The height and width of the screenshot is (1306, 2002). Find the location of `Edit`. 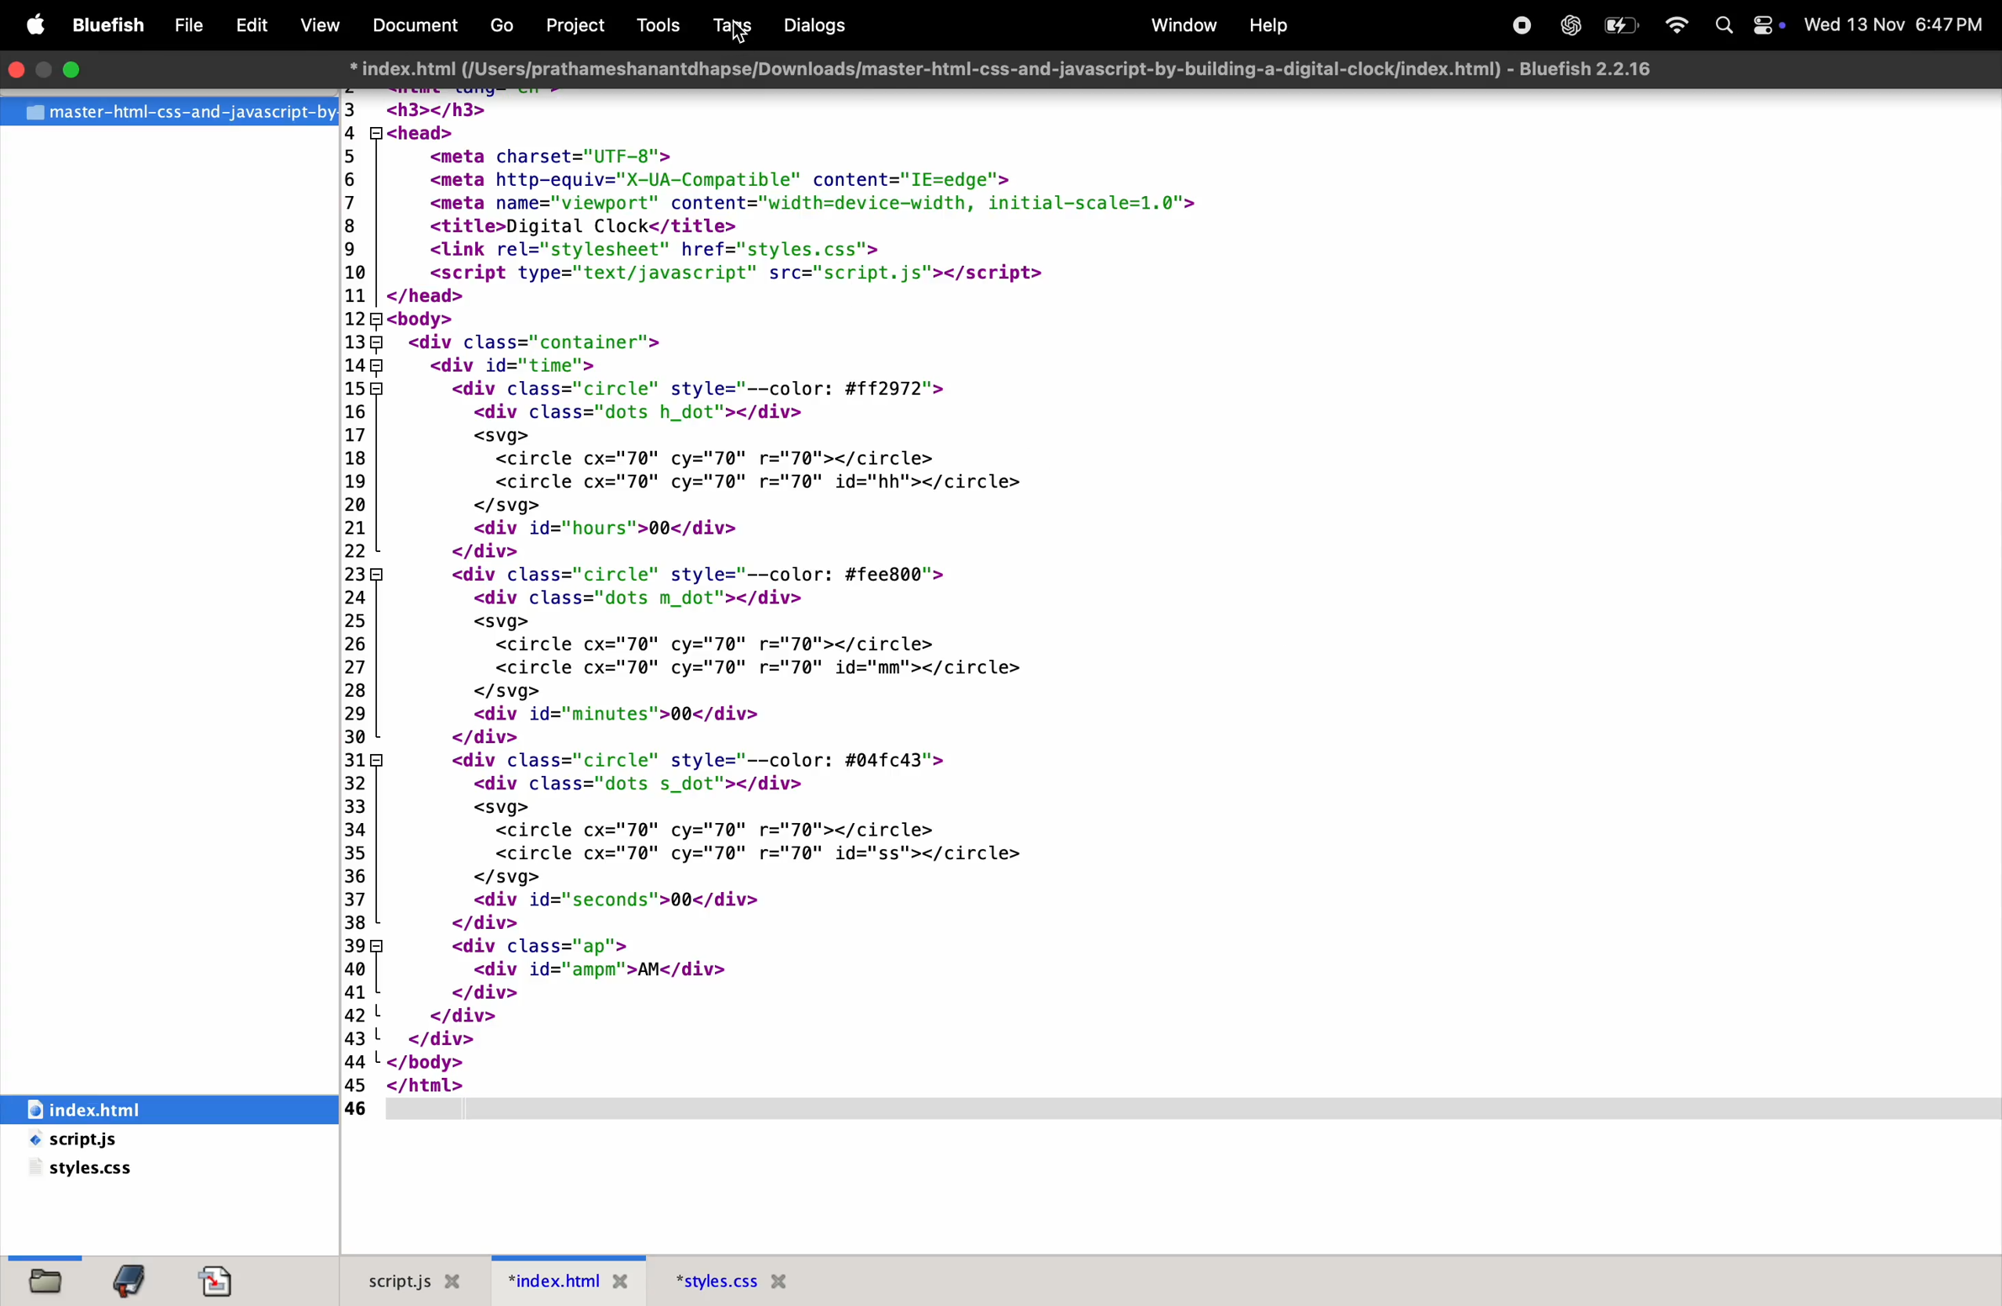

Edit is located at coordinates (253, 23).